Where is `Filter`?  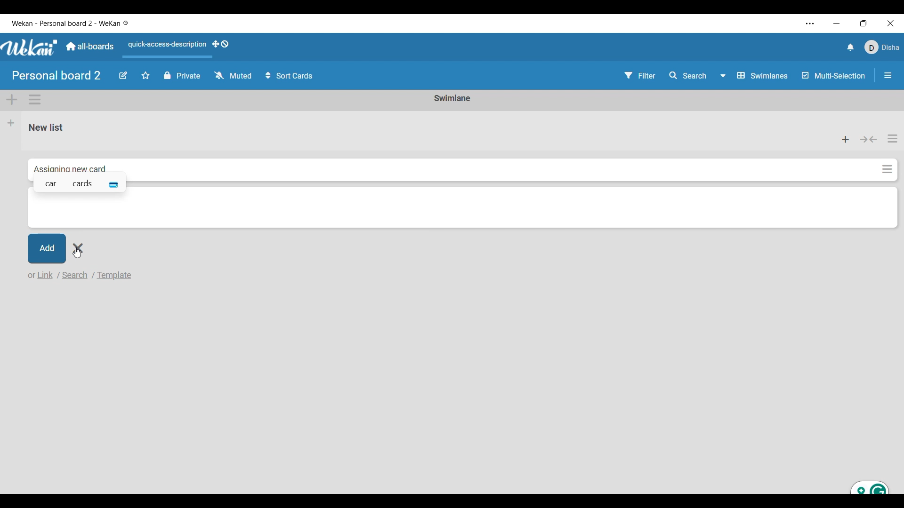 Filter is located at coordinates (640, 75).